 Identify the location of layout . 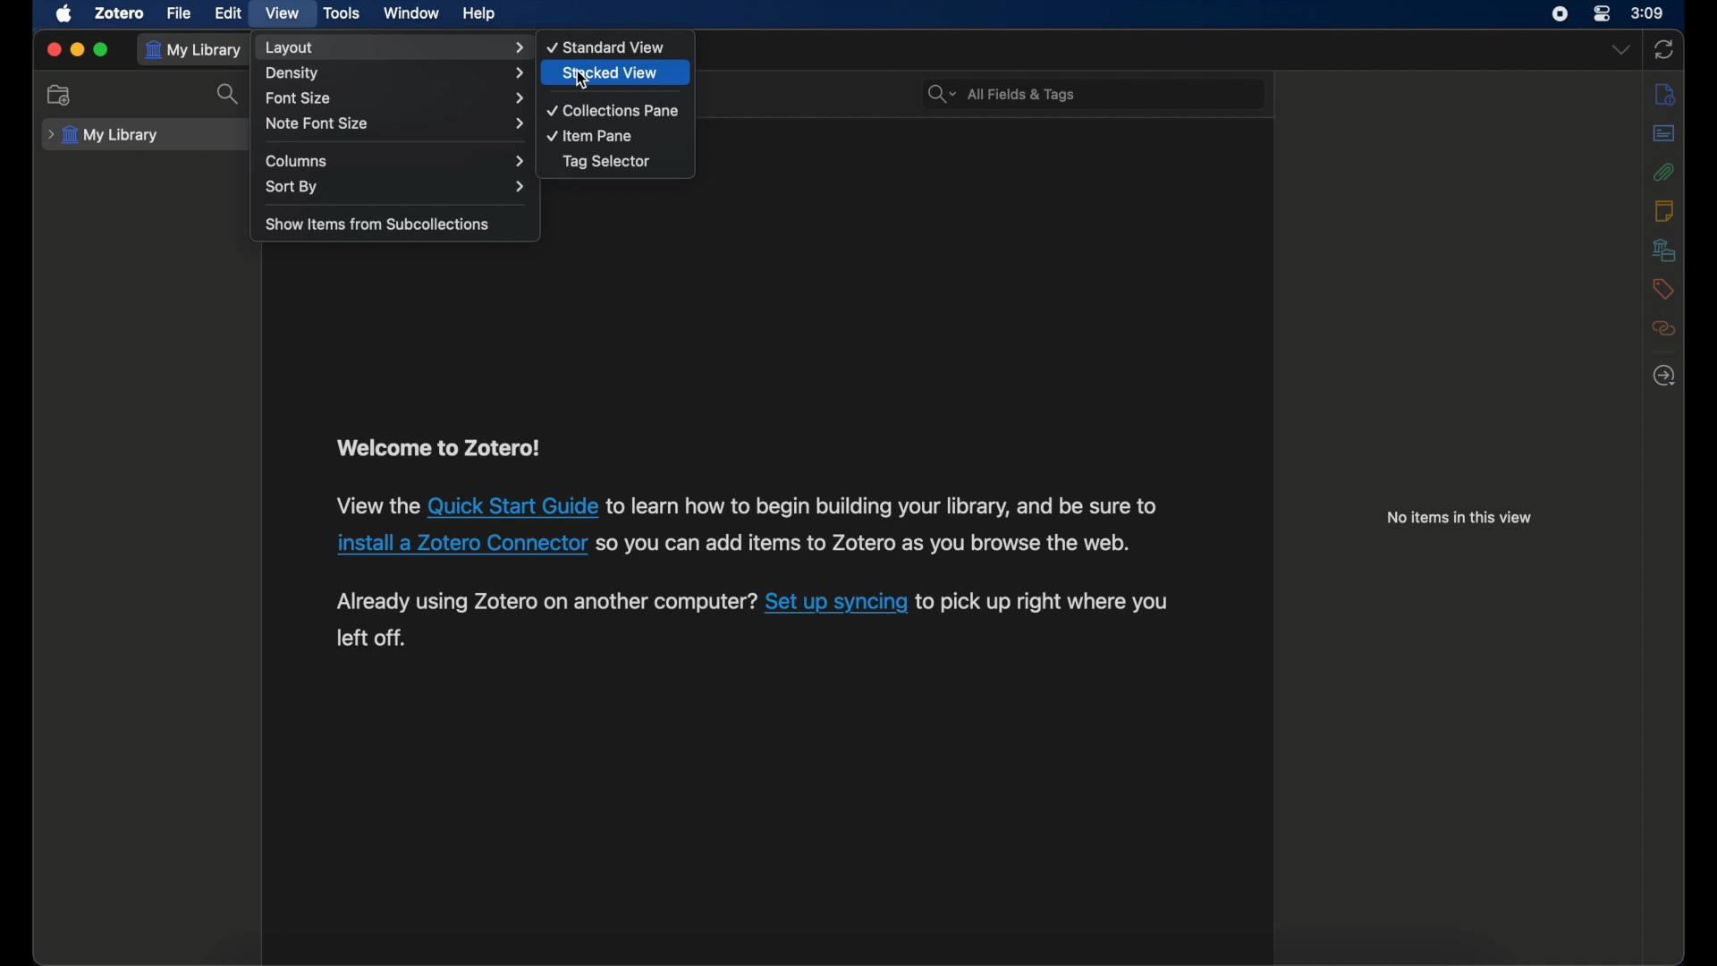
(393, 47).